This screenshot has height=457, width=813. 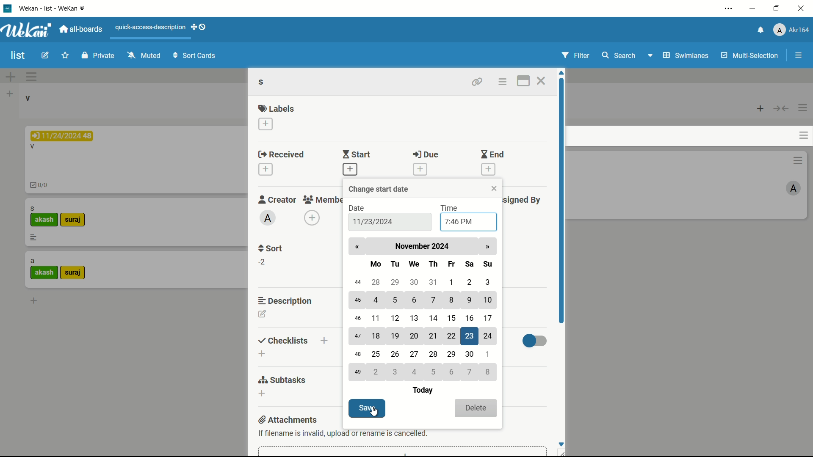 What do you see at coordinates (489, 170) in the screenshot?
I see `add end date` at bounding box center [489, 170].